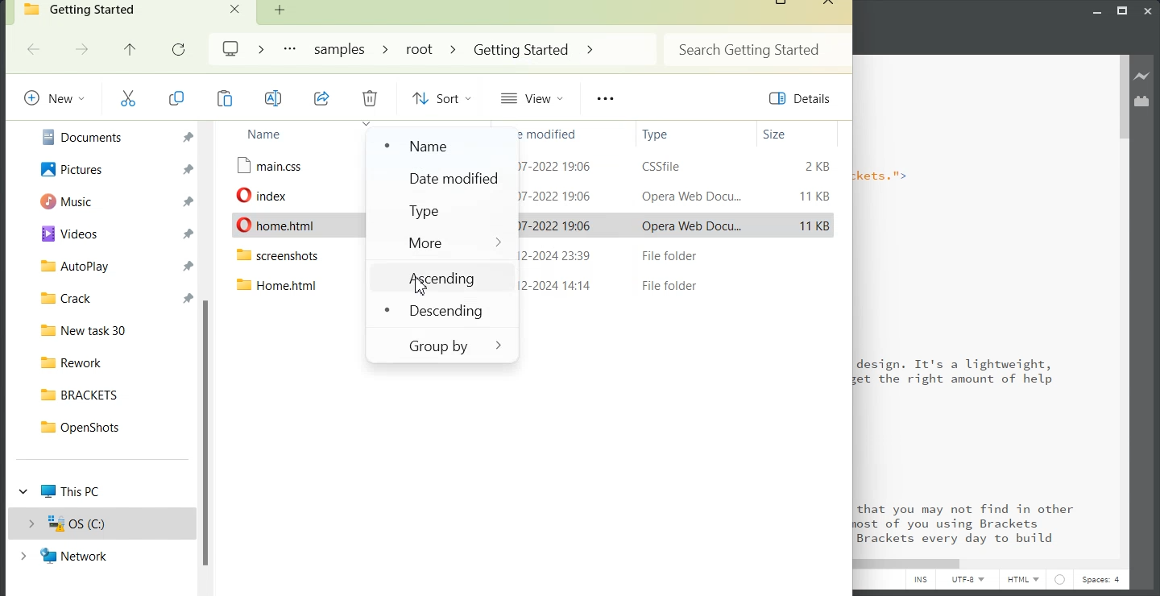 The width and height of the screenshot is (1160, 596). Describe the element at coordinates (444, 242) in the screenshot. I see `More` at that location.